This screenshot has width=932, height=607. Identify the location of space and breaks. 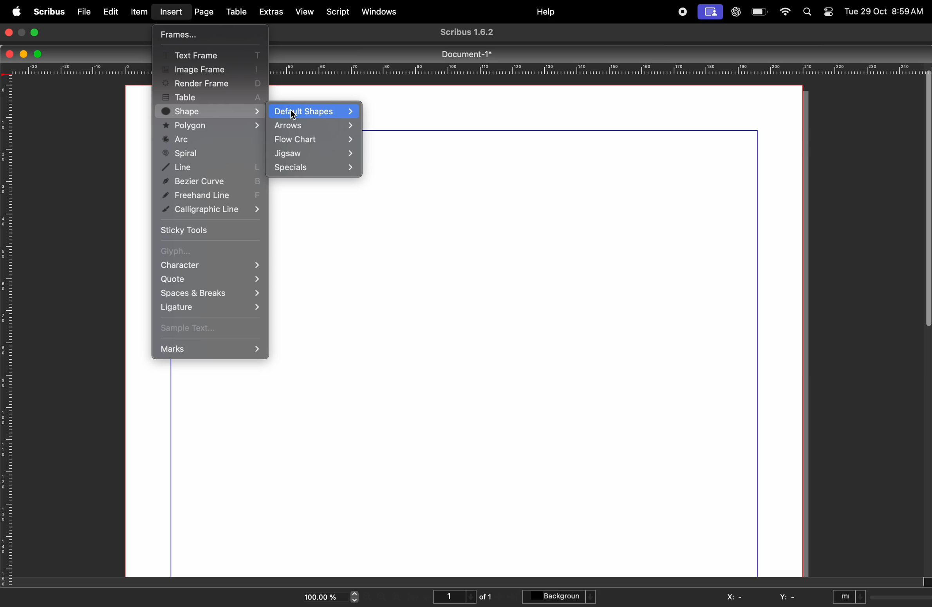
(209, 292).